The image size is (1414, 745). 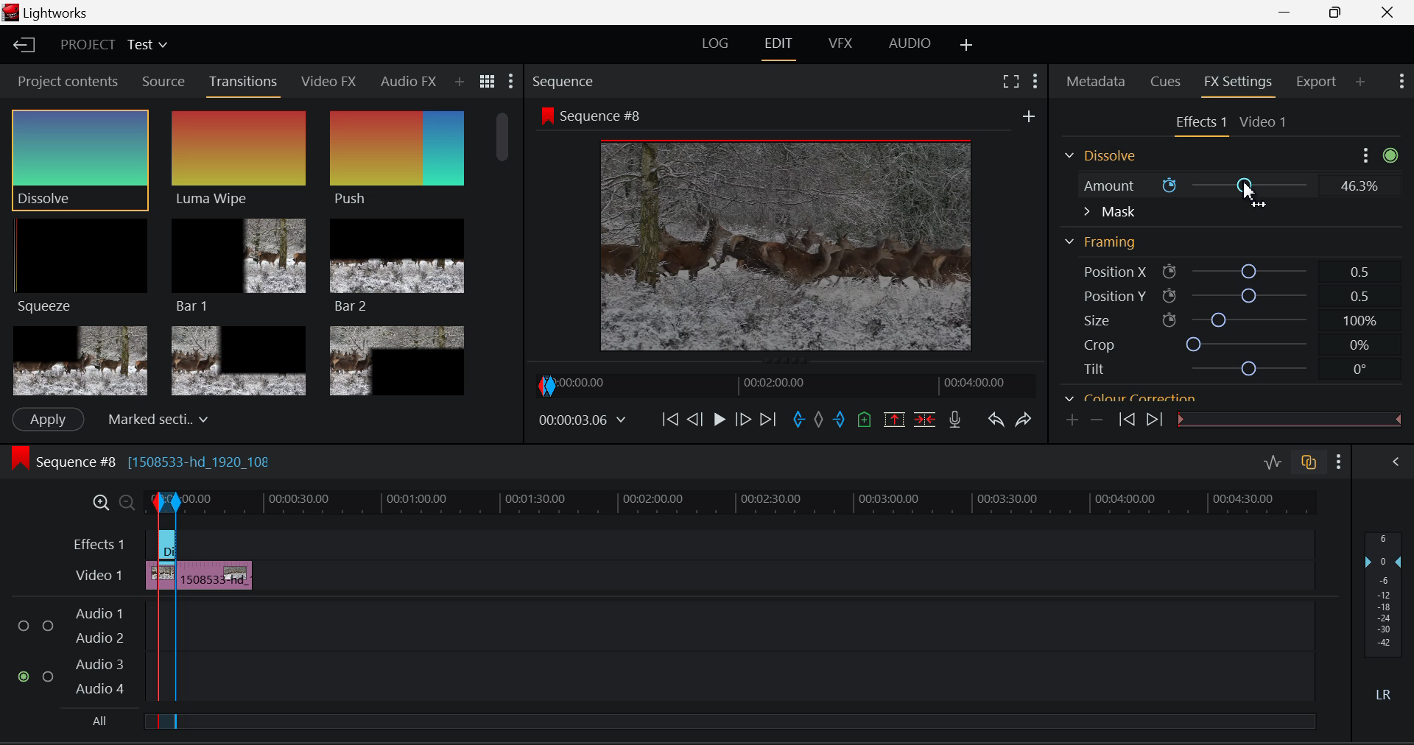 What do you see at coordinates (488, 82) in the screenshot?
I see `Toggle between list and title view` at bounding box center [488, 82].